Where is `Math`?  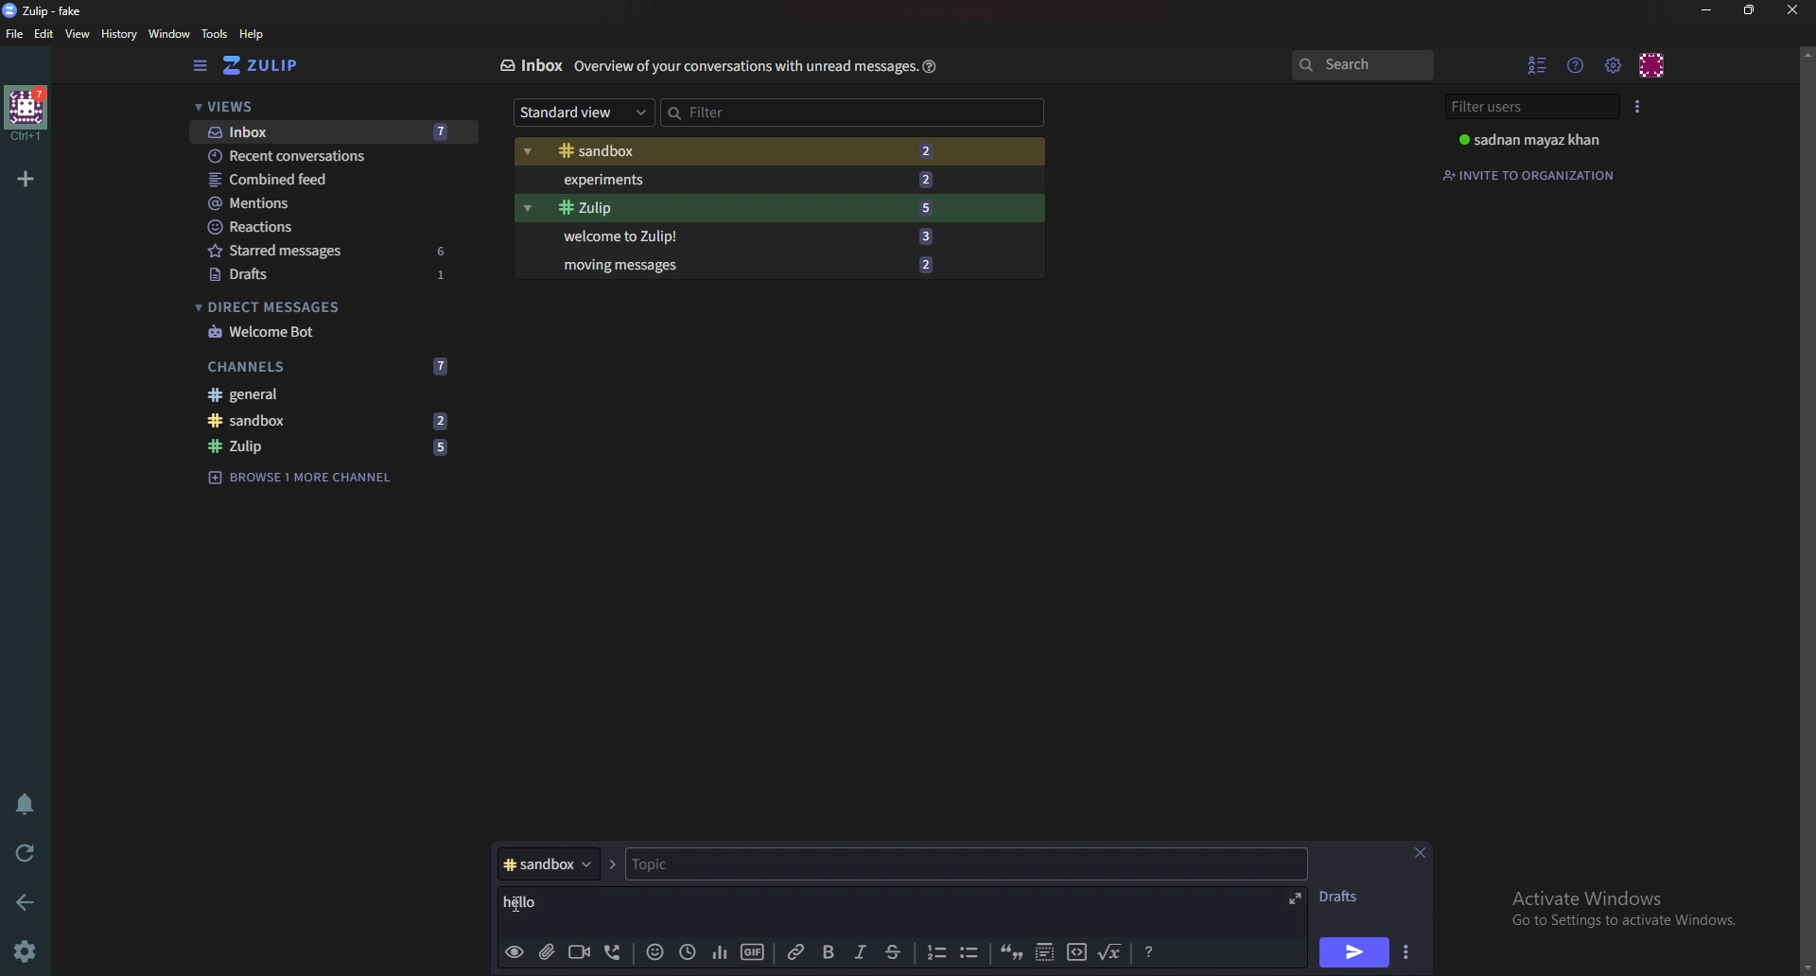 Math is located at coordinates (1113, 953).